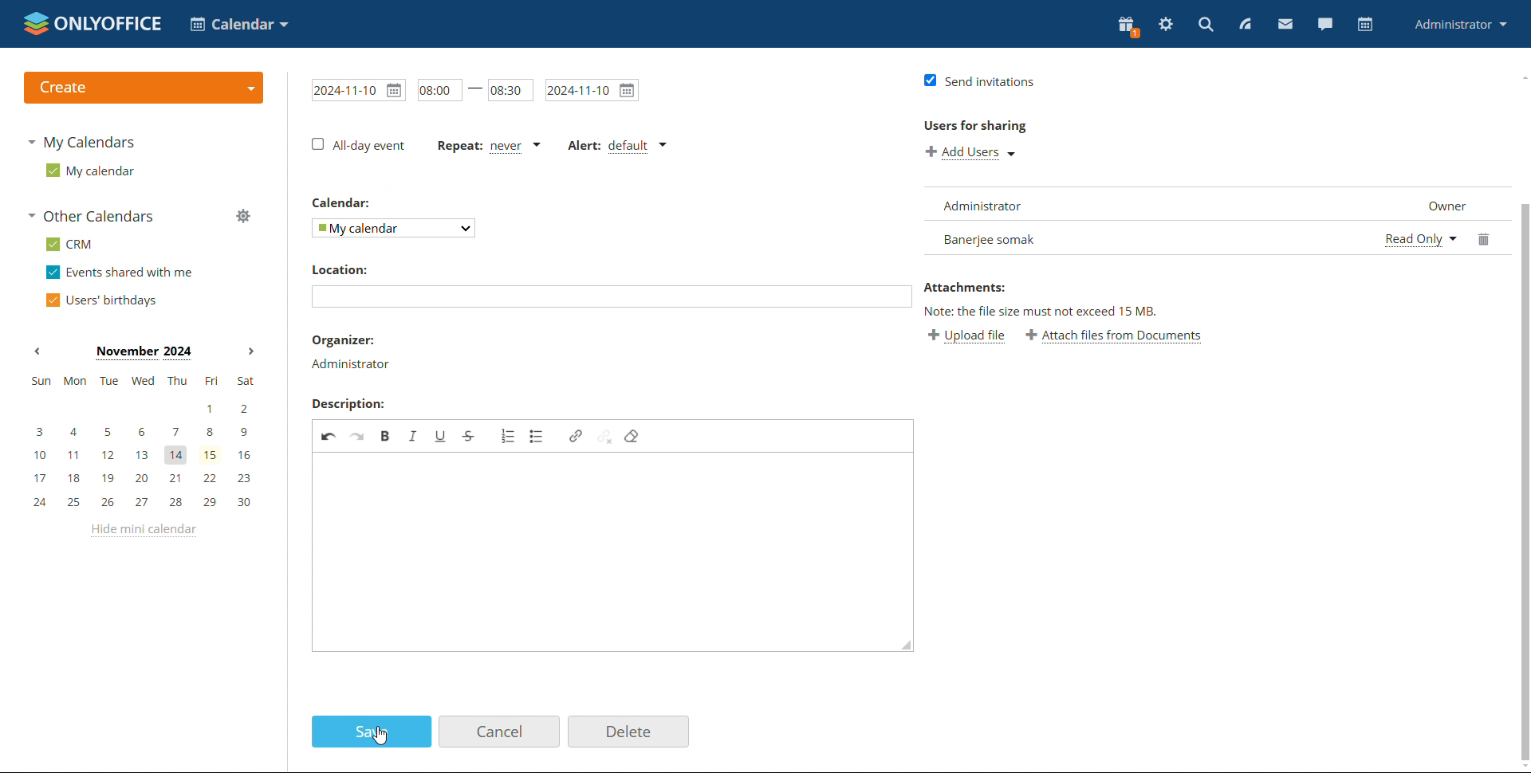 This screenshot has width=1531, height=773. What do you see at coordinates (1478, 238) in the screenshot?
I see `delete user` at bounding box center [1478, 238].